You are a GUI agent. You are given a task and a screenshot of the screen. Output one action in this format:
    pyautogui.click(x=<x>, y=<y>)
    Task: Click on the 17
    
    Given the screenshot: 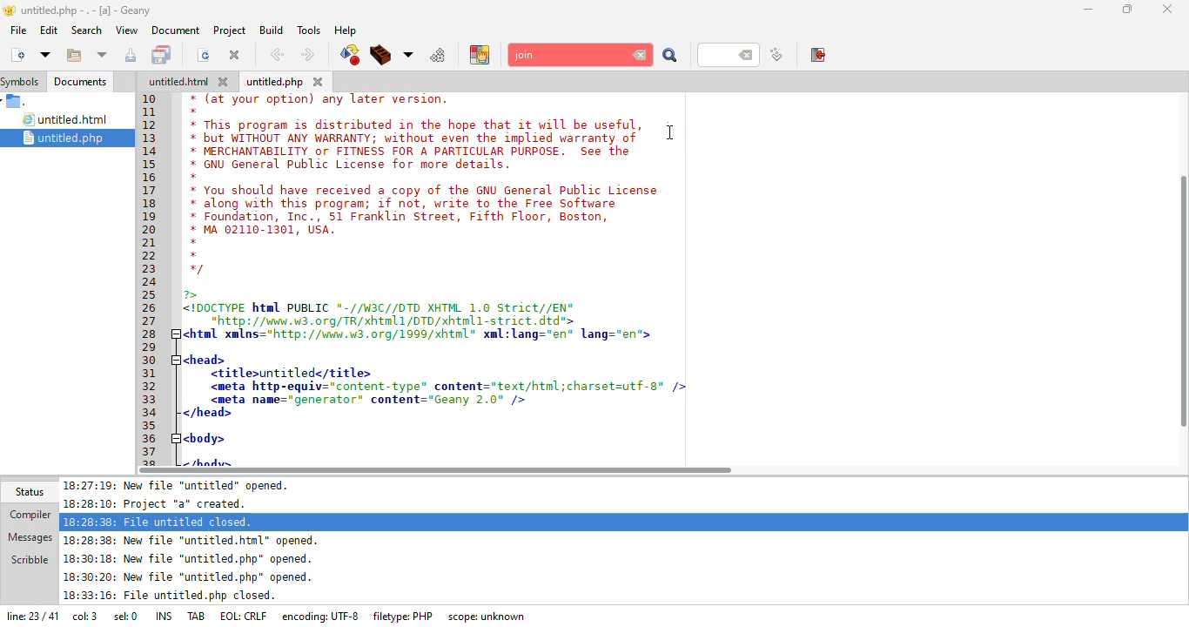 What is the action you would take?
    pyautogui.click(x=150, y=191)
    